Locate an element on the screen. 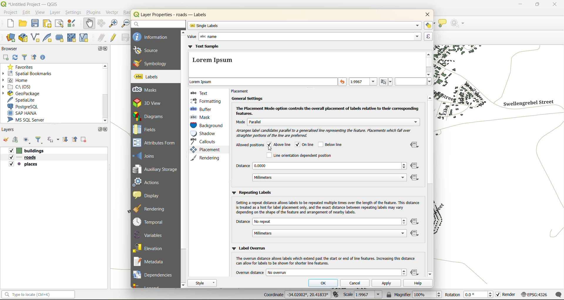  style is located at coordinates (203, 283).